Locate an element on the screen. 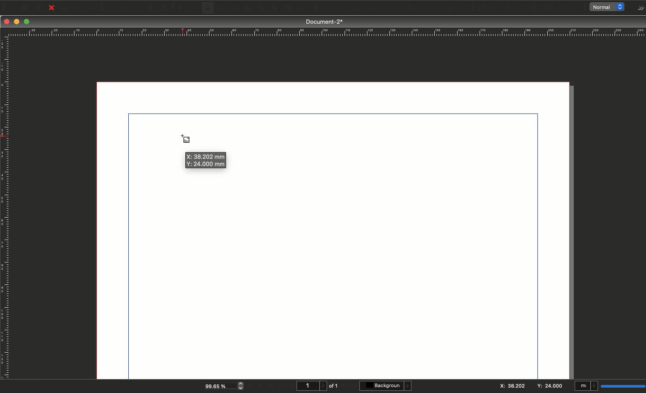 This screenshot has width=646, height=393. Save as PDF is located at coordinates (93, 8).